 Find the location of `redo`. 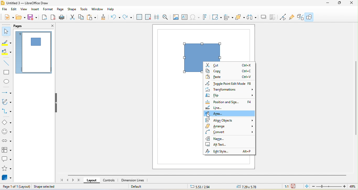

redo is located at coordinates (128, 18).